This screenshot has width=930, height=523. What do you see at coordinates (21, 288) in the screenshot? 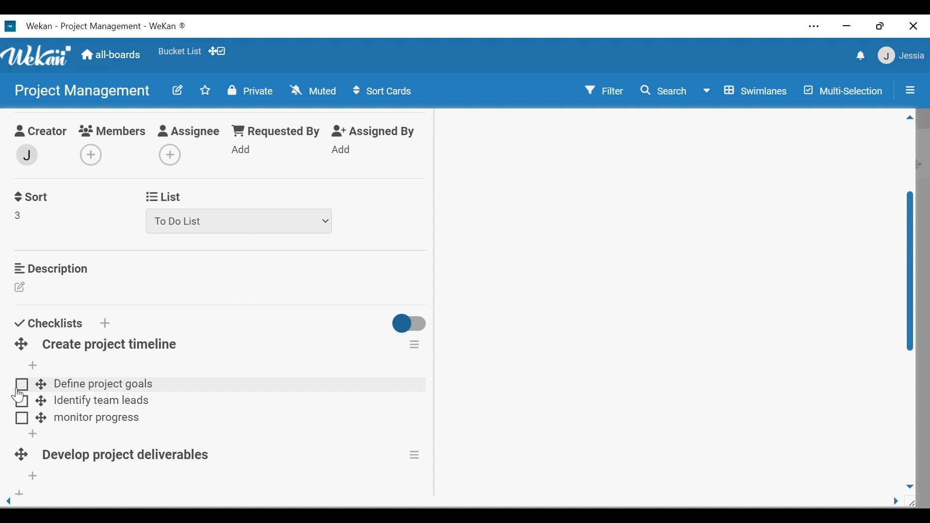
I see `Edit` at bounding box center [21, 288].